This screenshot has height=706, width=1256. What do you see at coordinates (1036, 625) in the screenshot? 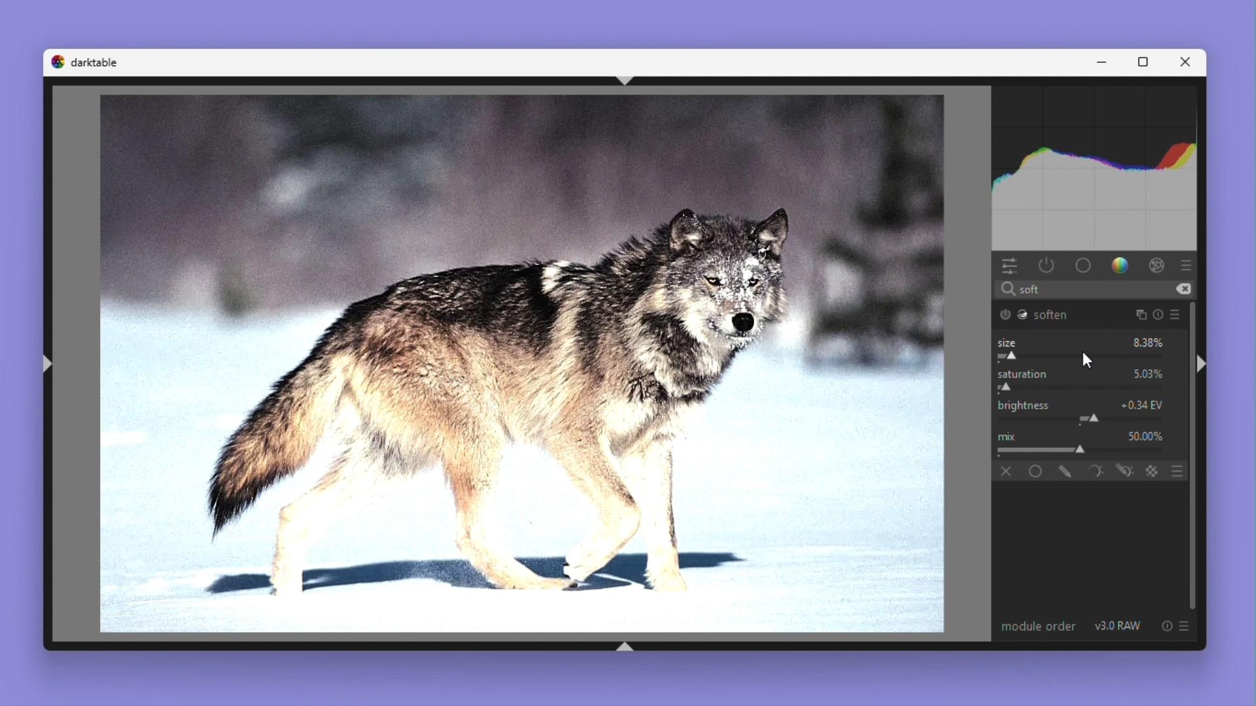
I see `Module order` at bounding box center [1036, 625].